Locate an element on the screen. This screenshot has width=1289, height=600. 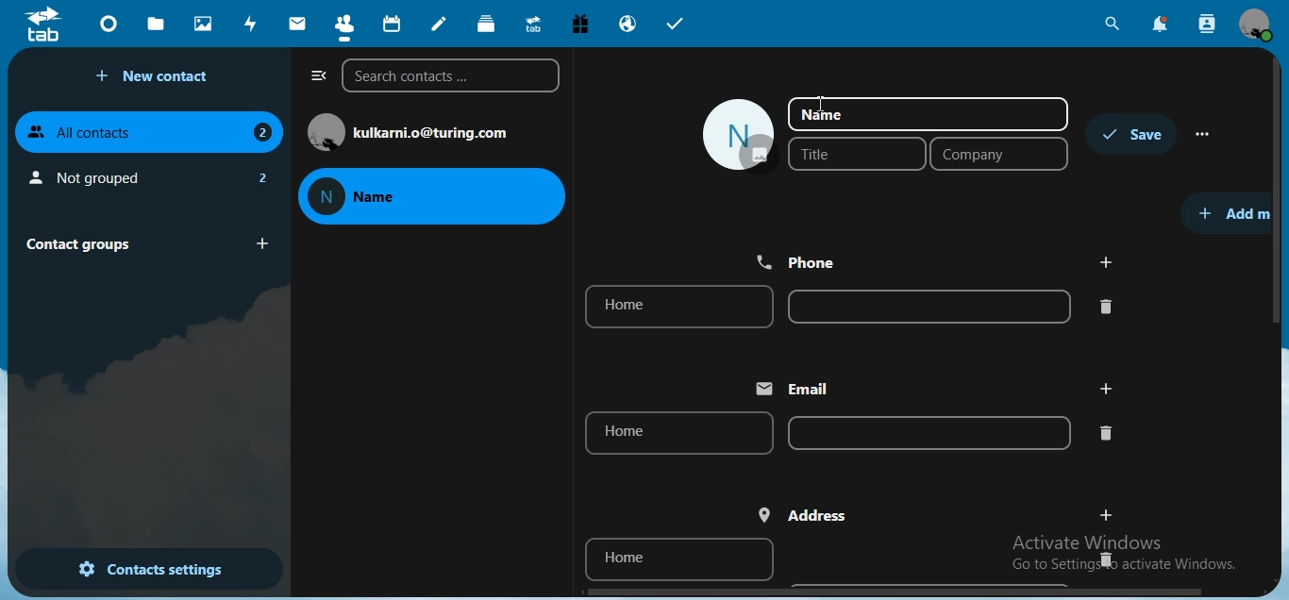
home is located at coordinates (675, 308).